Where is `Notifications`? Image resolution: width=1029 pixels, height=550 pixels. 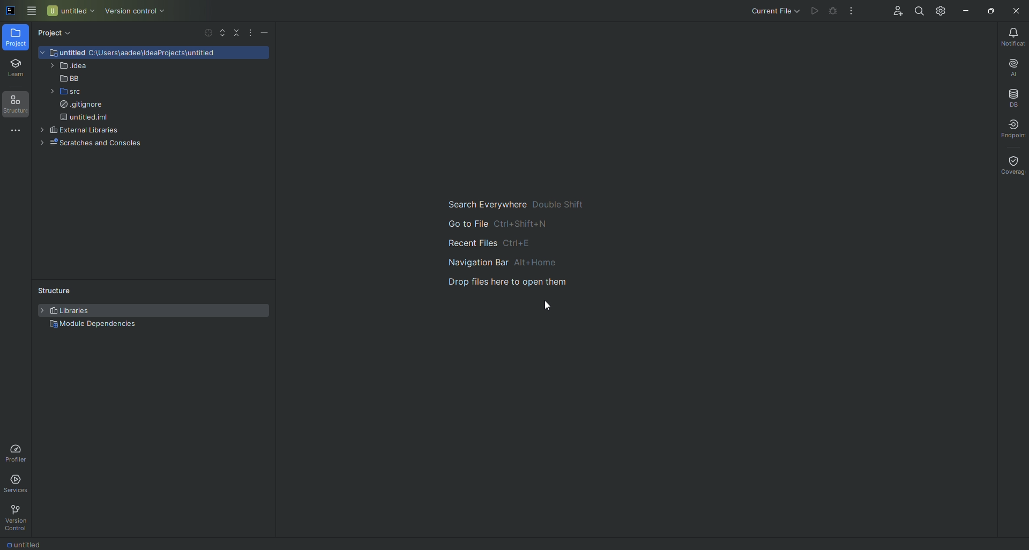 Notifications is located at coordinates (1010, 37).